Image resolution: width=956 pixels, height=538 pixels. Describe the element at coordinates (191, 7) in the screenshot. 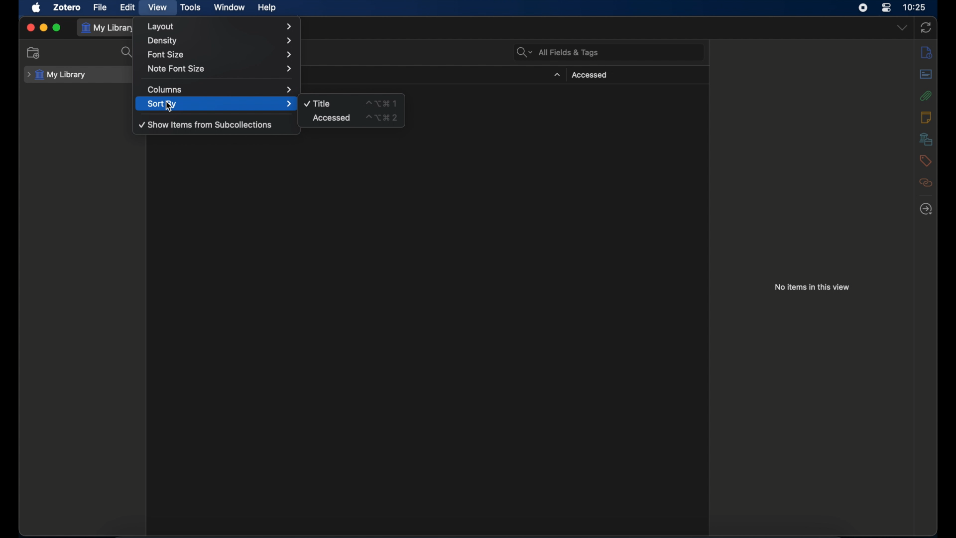

I see `tools` at that location.